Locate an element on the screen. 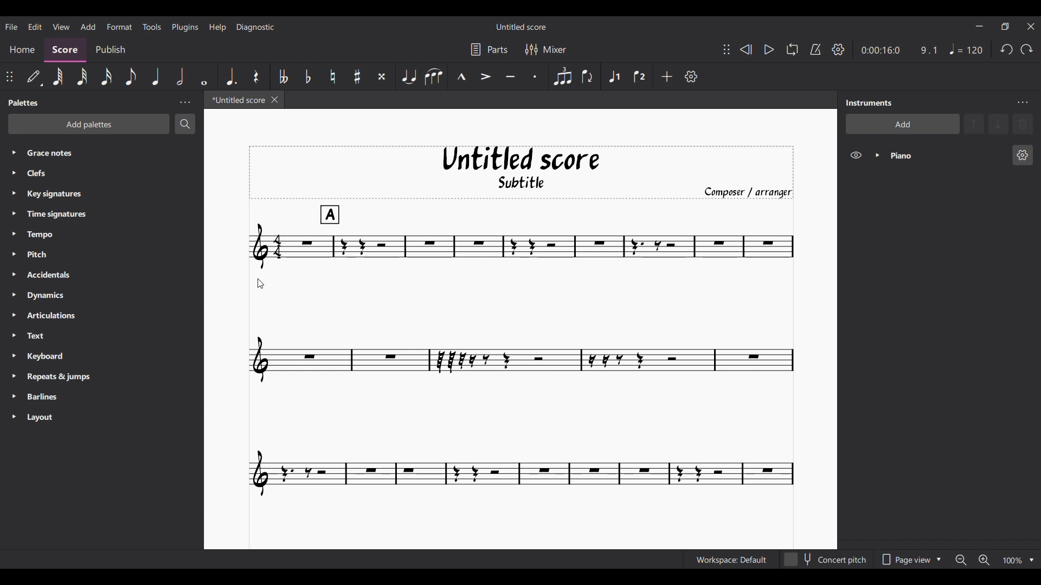  Delete is located at coordinates (1023, 124).